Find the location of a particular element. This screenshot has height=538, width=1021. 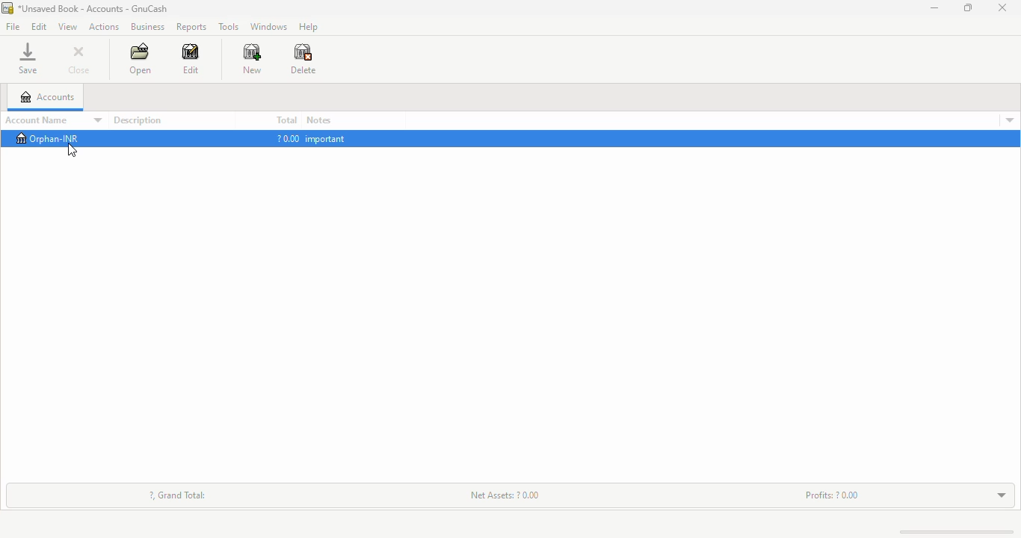

edit is located at coordinates (40, 26).